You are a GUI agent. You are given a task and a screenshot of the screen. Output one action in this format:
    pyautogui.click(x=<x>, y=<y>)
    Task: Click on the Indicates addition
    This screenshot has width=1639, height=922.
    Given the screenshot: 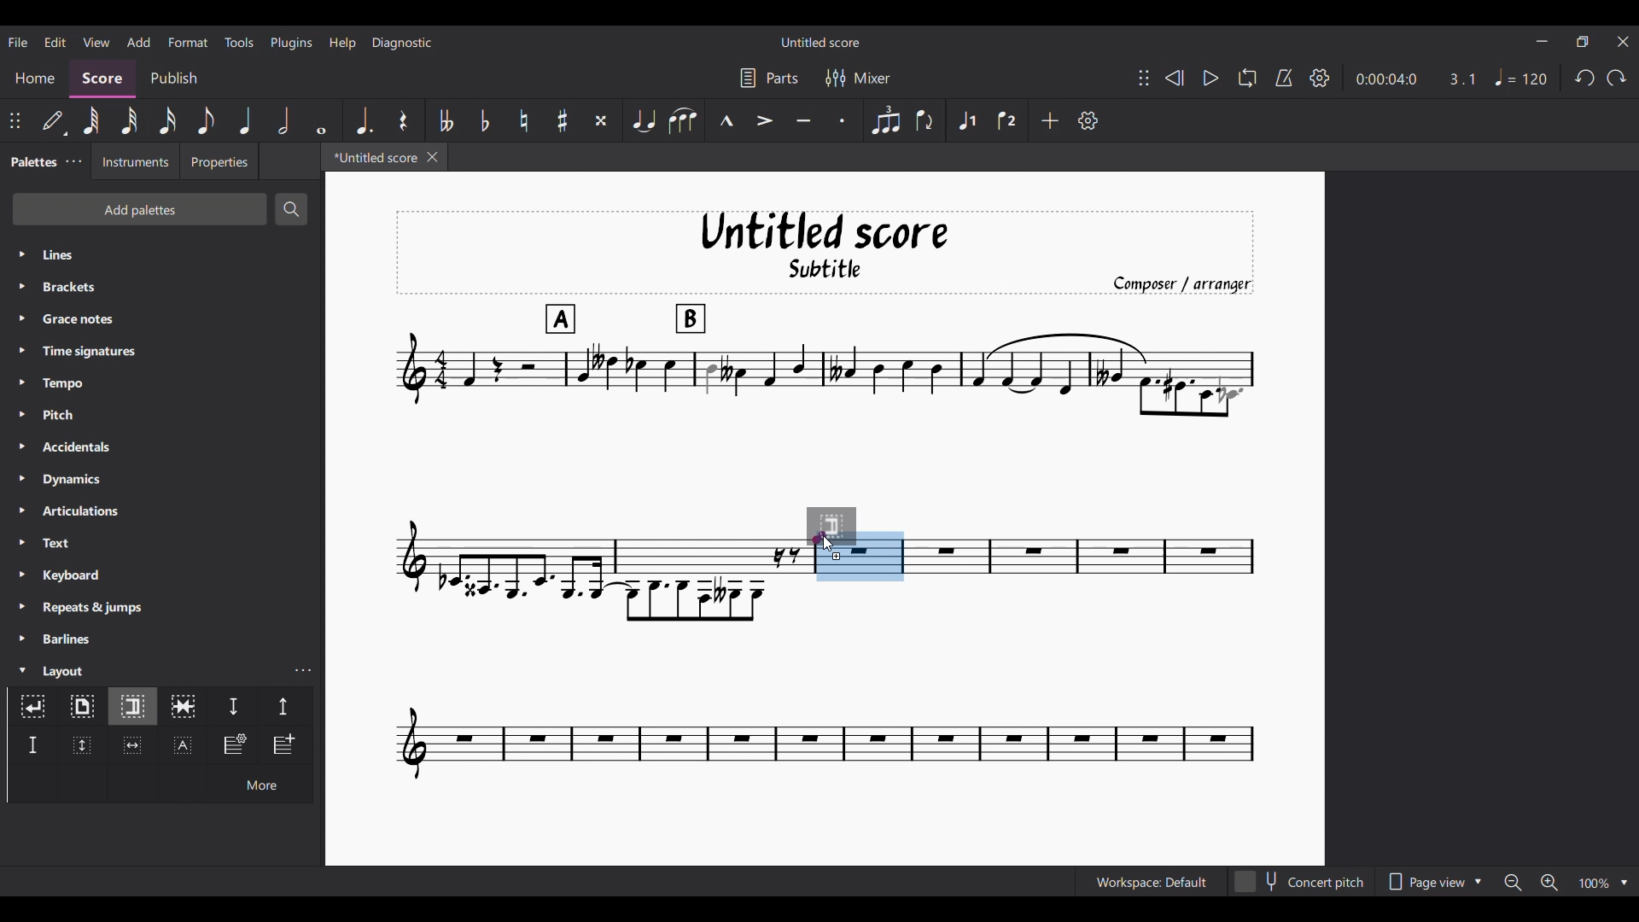 What is the action you would take?
    pyautogui.click(x=837, y=556)
    